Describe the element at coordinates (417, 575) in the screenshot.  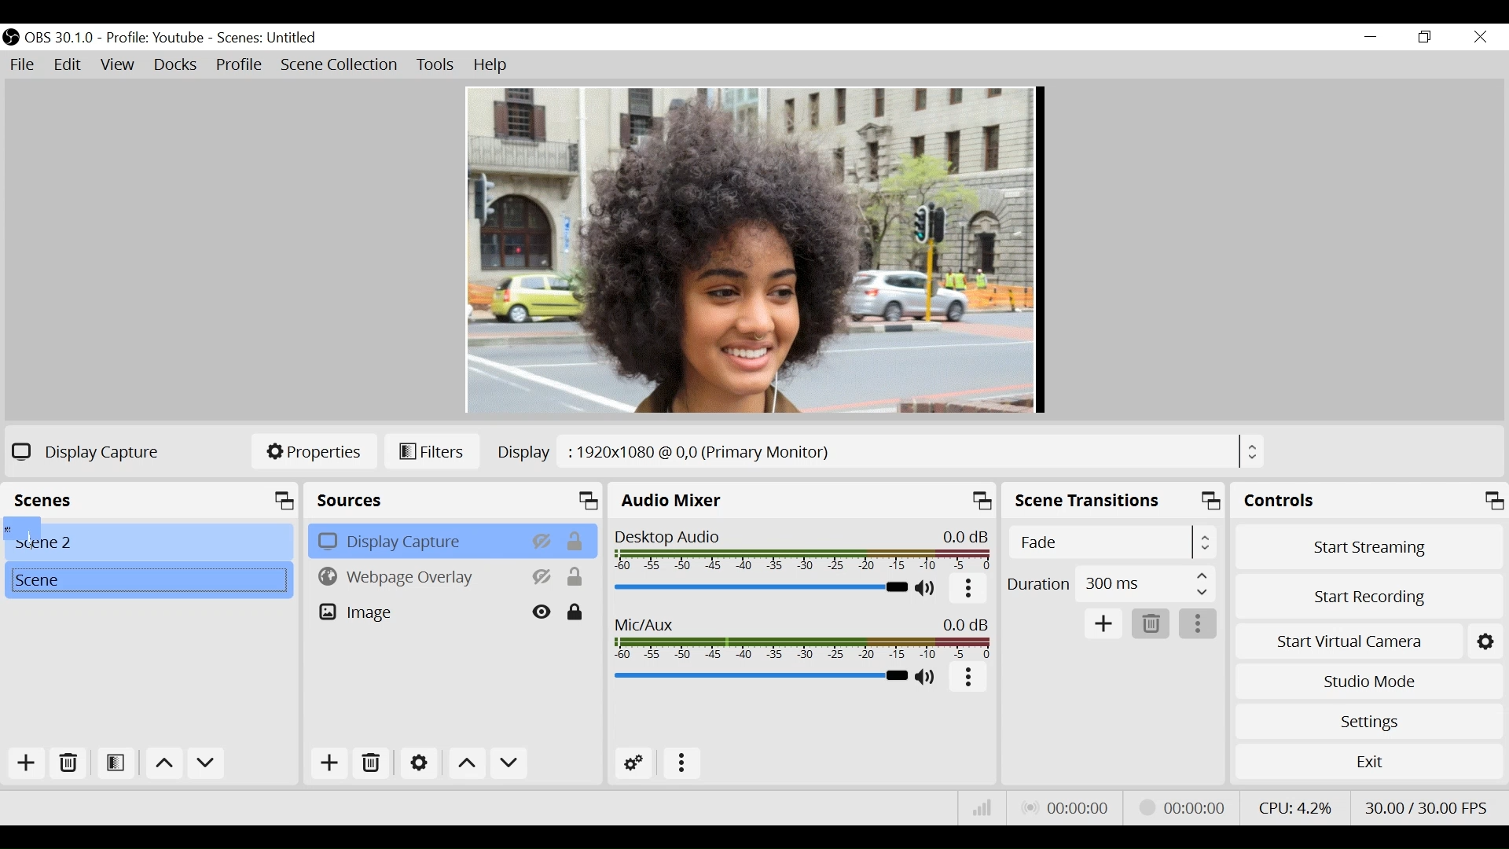
I see `Webpage Overlay` at that location.